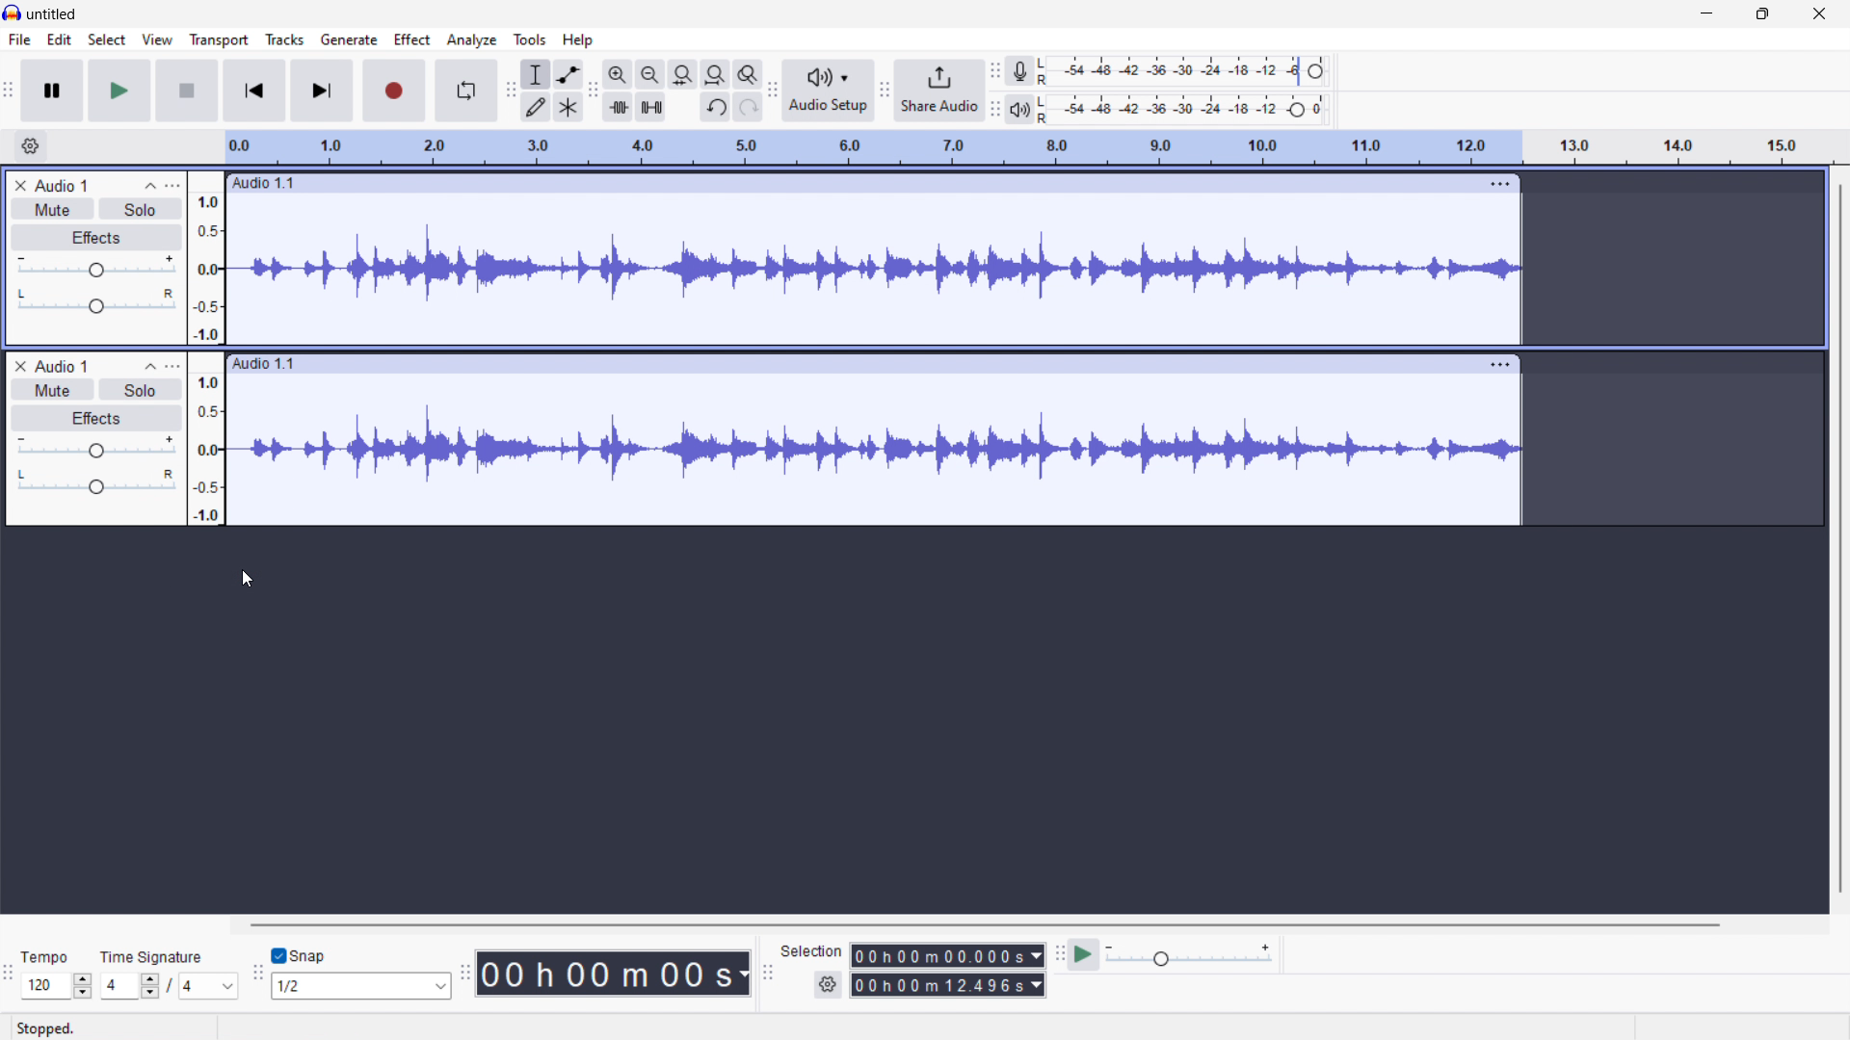 This screenshot has height=1040, width=1850. I want to click on fit selection to width, so click(683, 74).